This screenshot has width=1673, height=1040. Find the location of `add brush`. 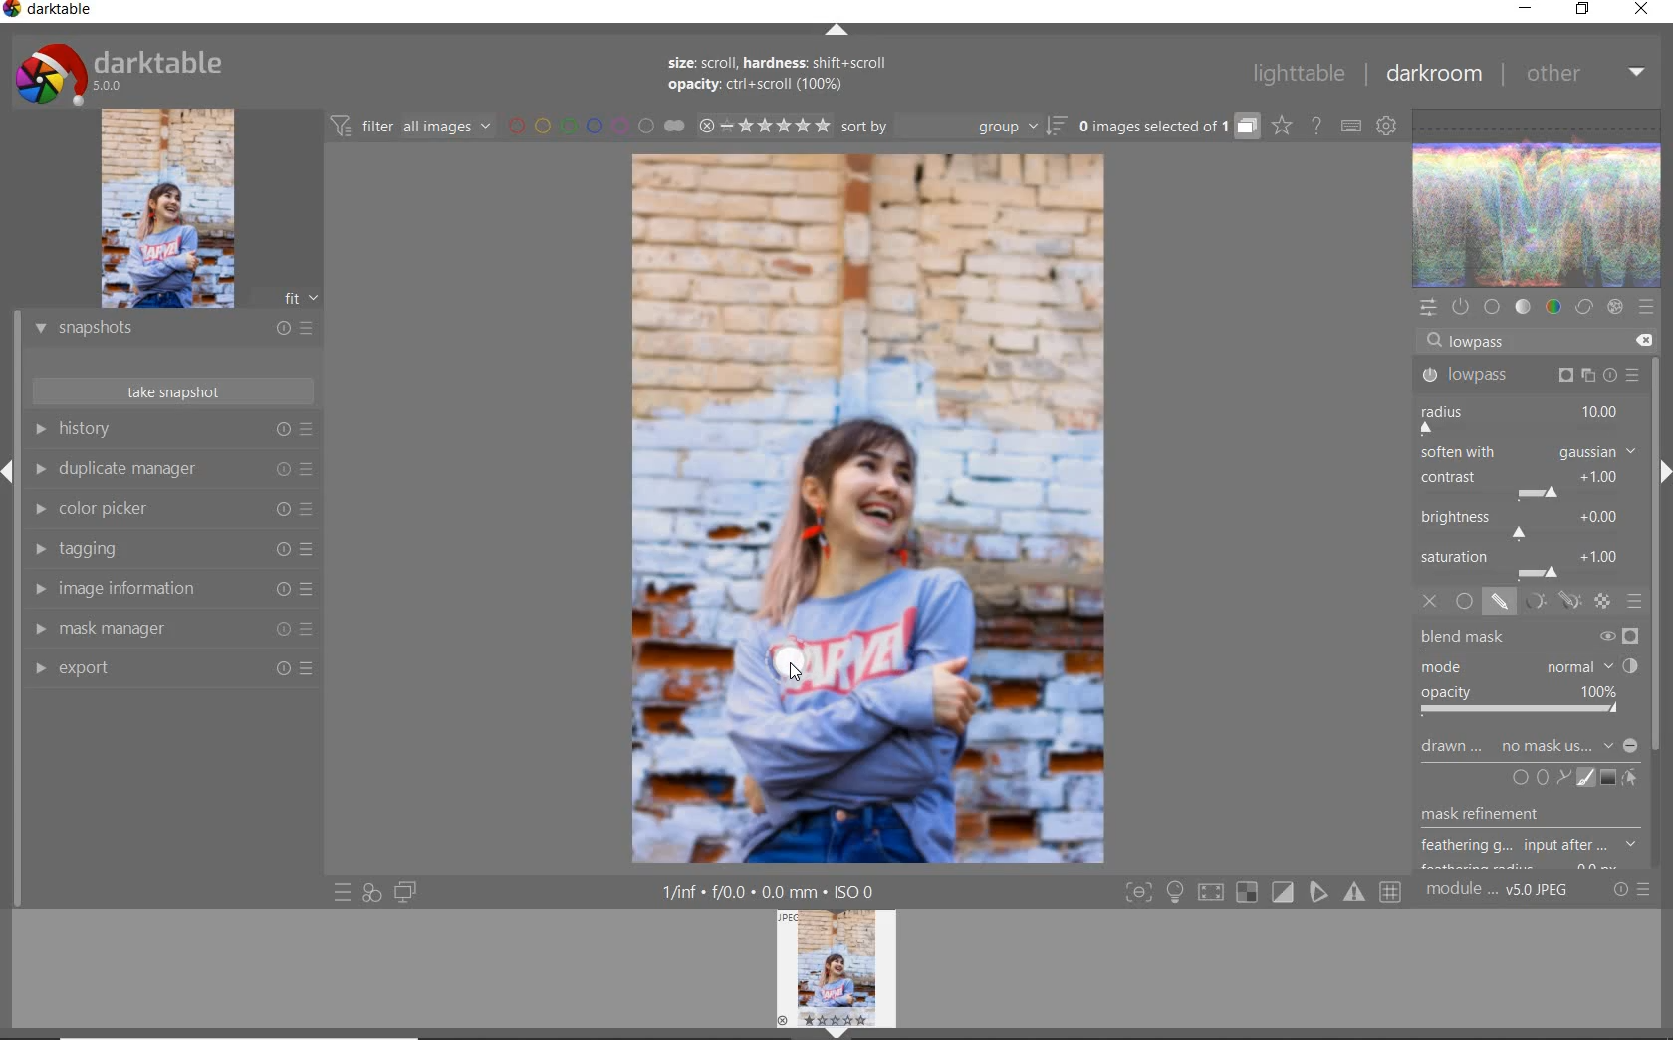

add brush is located at coordinates (1583, 778).